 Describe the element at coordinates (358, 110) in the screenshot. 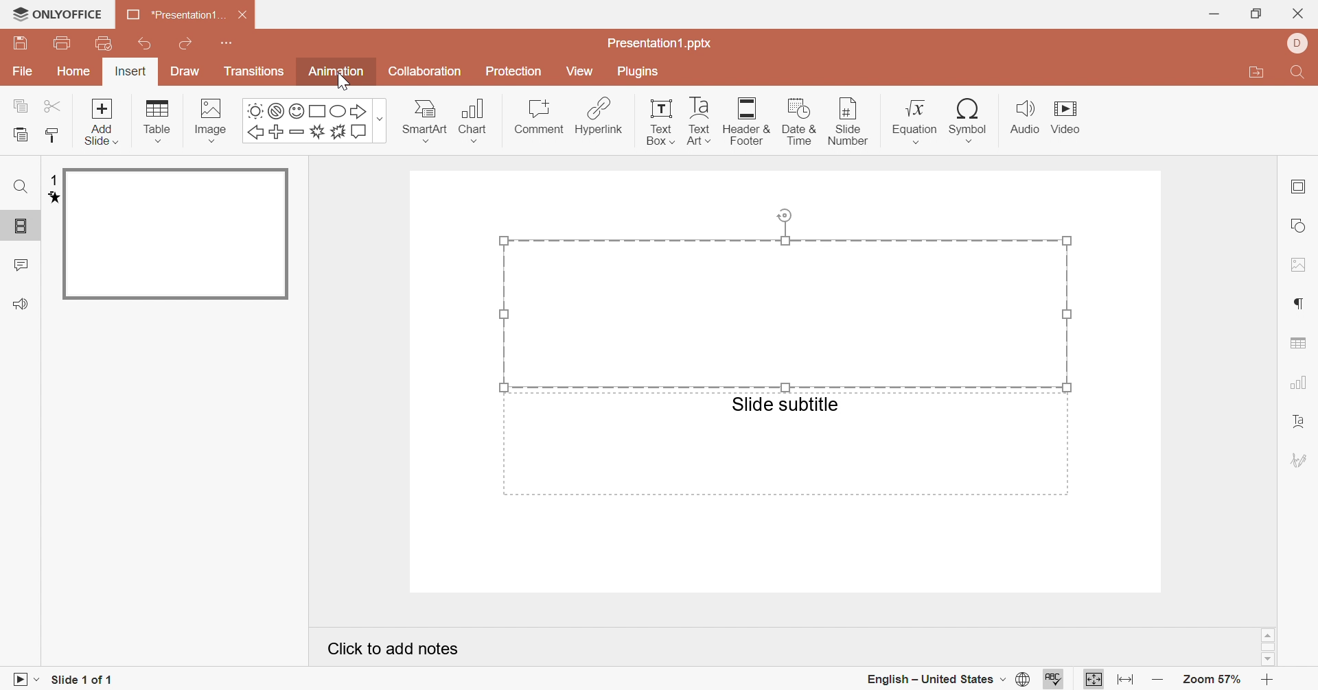

I see `right arrow` at that location.